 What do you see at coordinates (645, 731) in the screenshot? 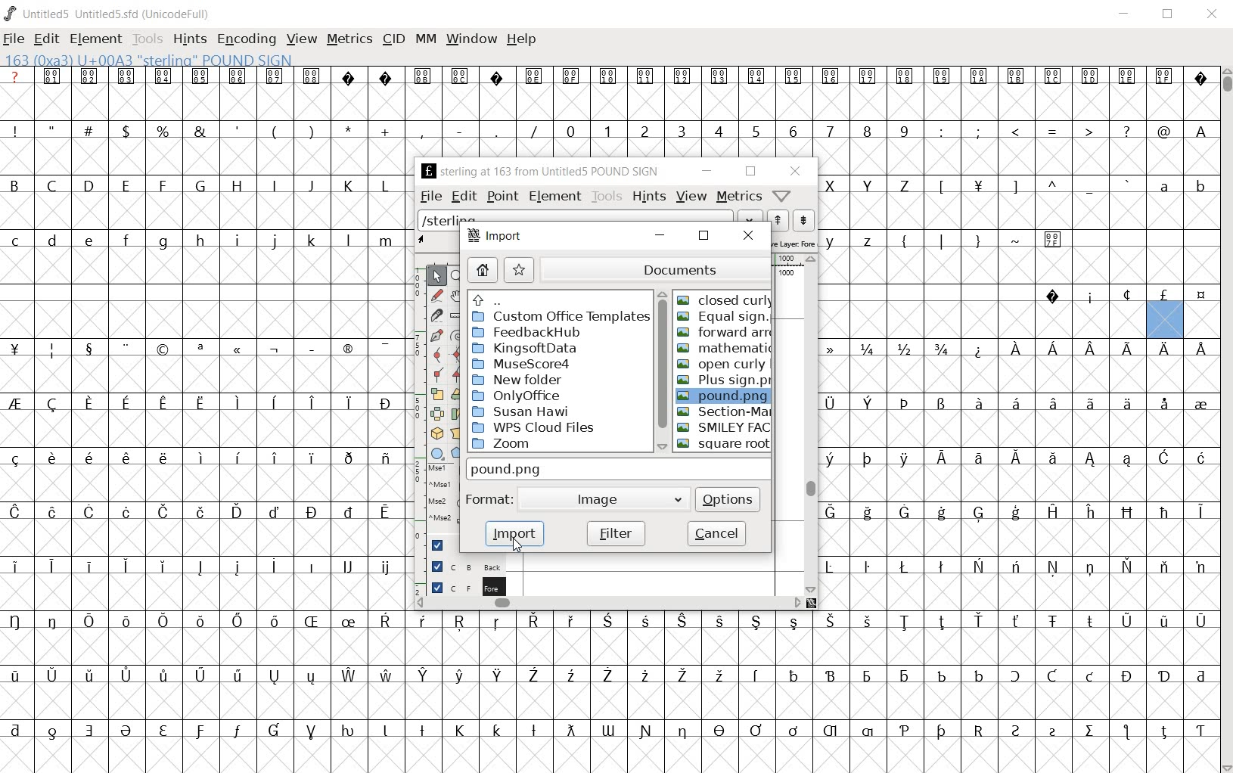
I see `Symbol` at bounding box center [645, 731].